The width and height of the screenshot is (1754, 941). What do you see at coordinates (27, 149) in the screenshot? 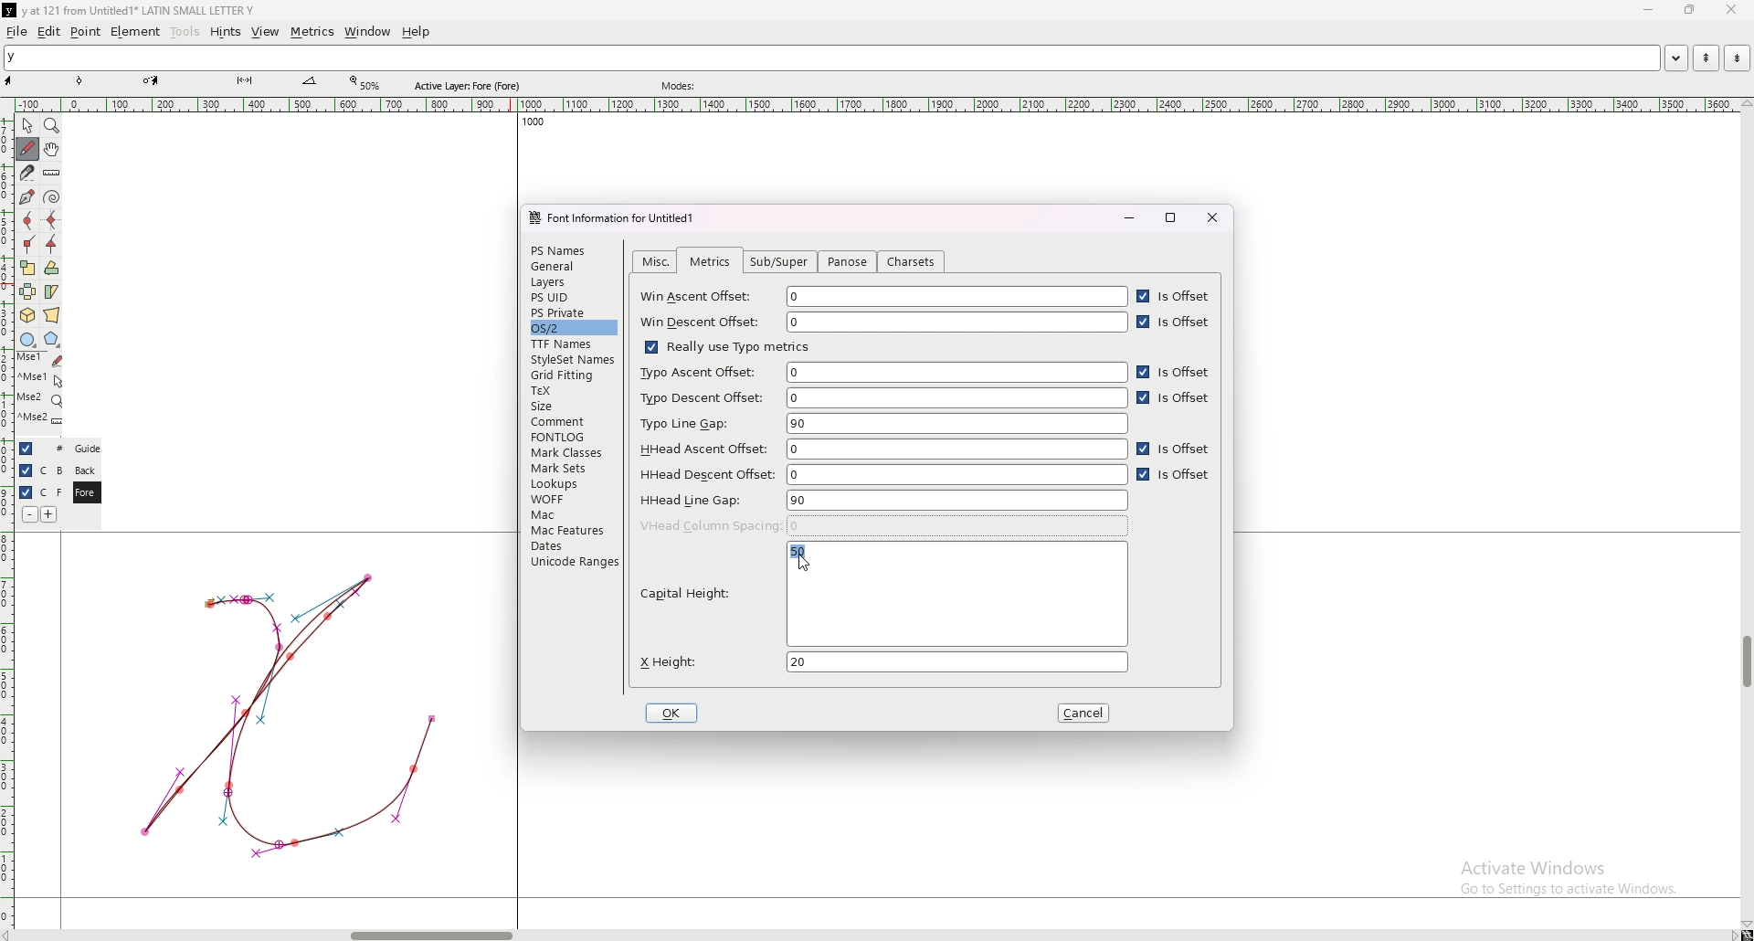
I see `draw freehand` at bounding box center [27, 149].